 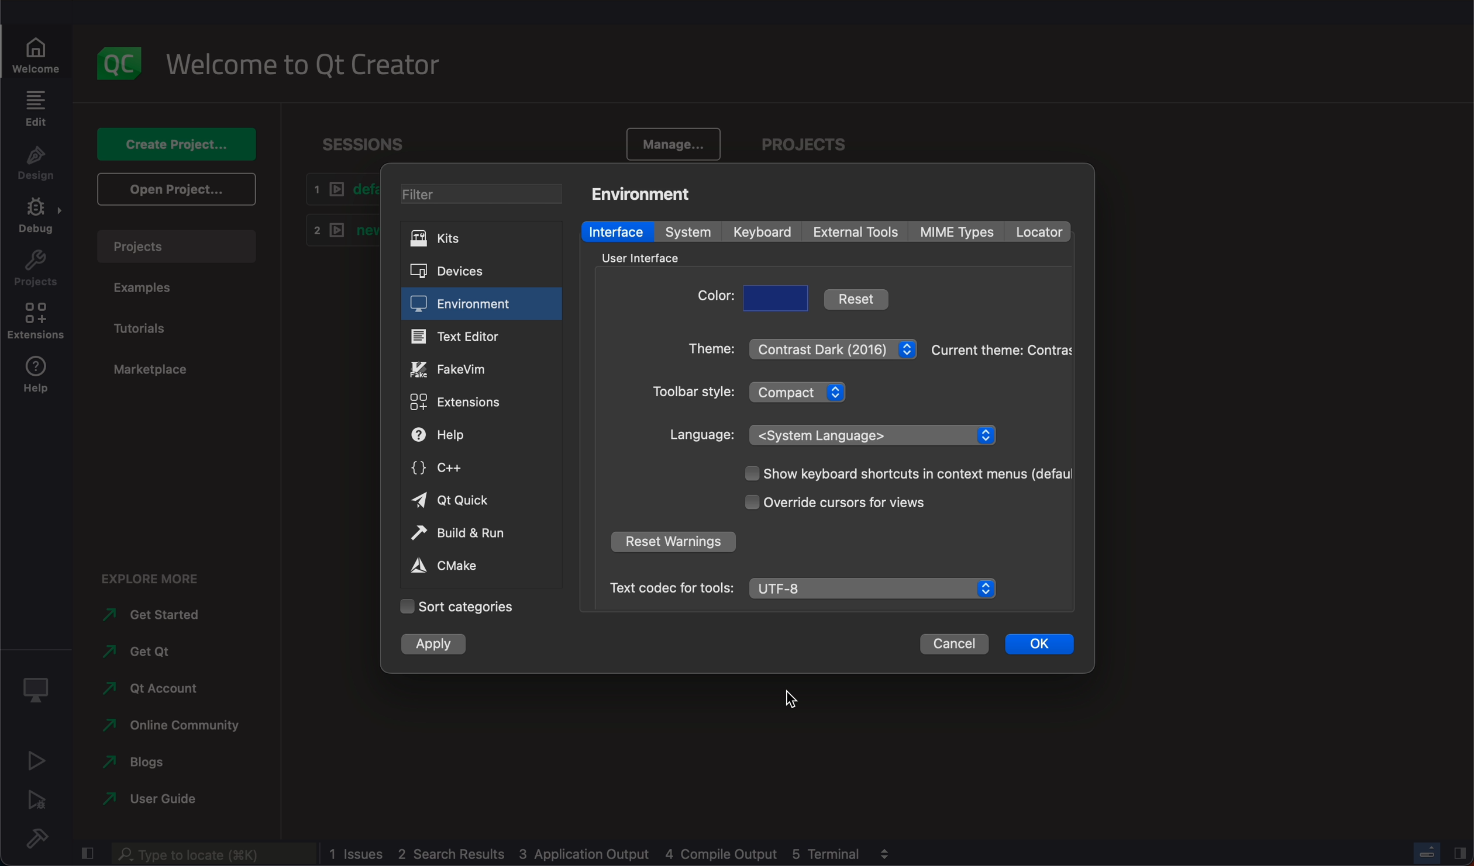 I want to click on text code, so click(x=670, y=587).